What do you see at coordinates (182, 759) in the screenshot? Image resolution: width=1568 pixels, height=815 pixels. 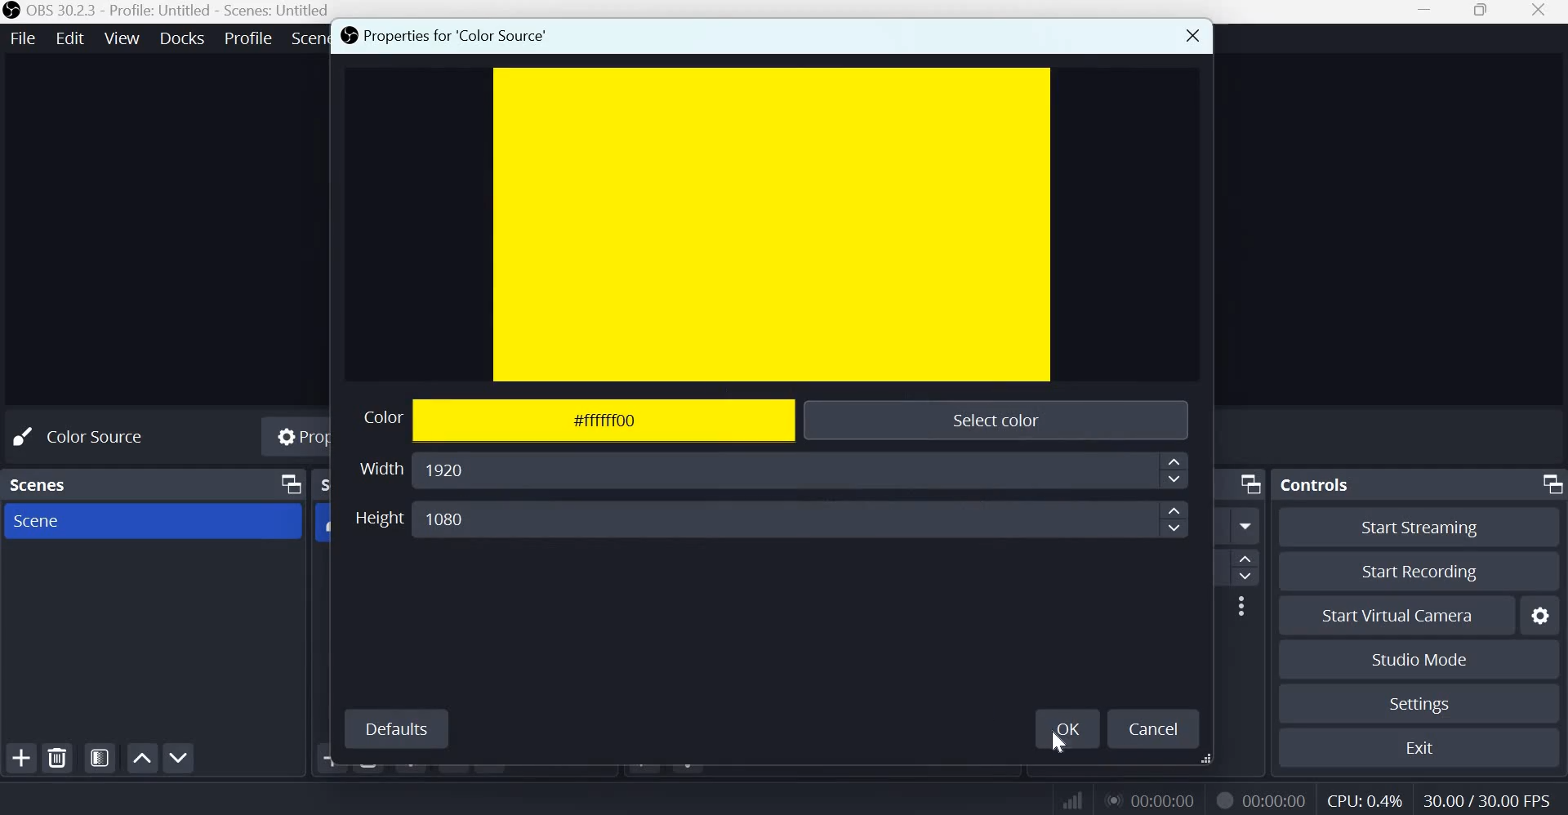 I see `Move scene down` at bounding box center [182, 759].